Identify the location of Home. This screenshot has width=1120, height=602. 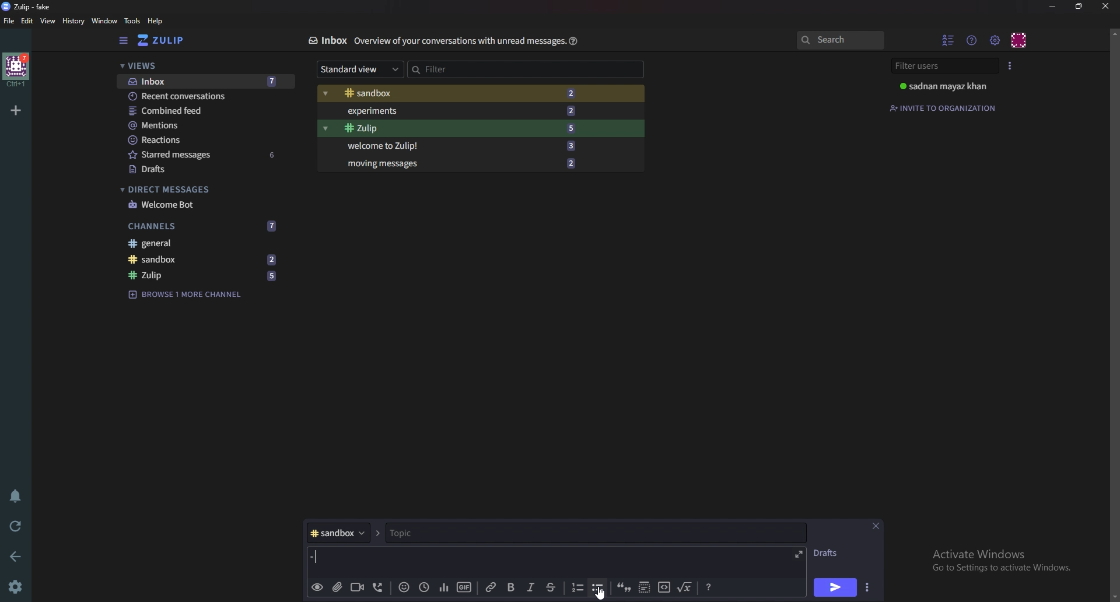
(17, 69).